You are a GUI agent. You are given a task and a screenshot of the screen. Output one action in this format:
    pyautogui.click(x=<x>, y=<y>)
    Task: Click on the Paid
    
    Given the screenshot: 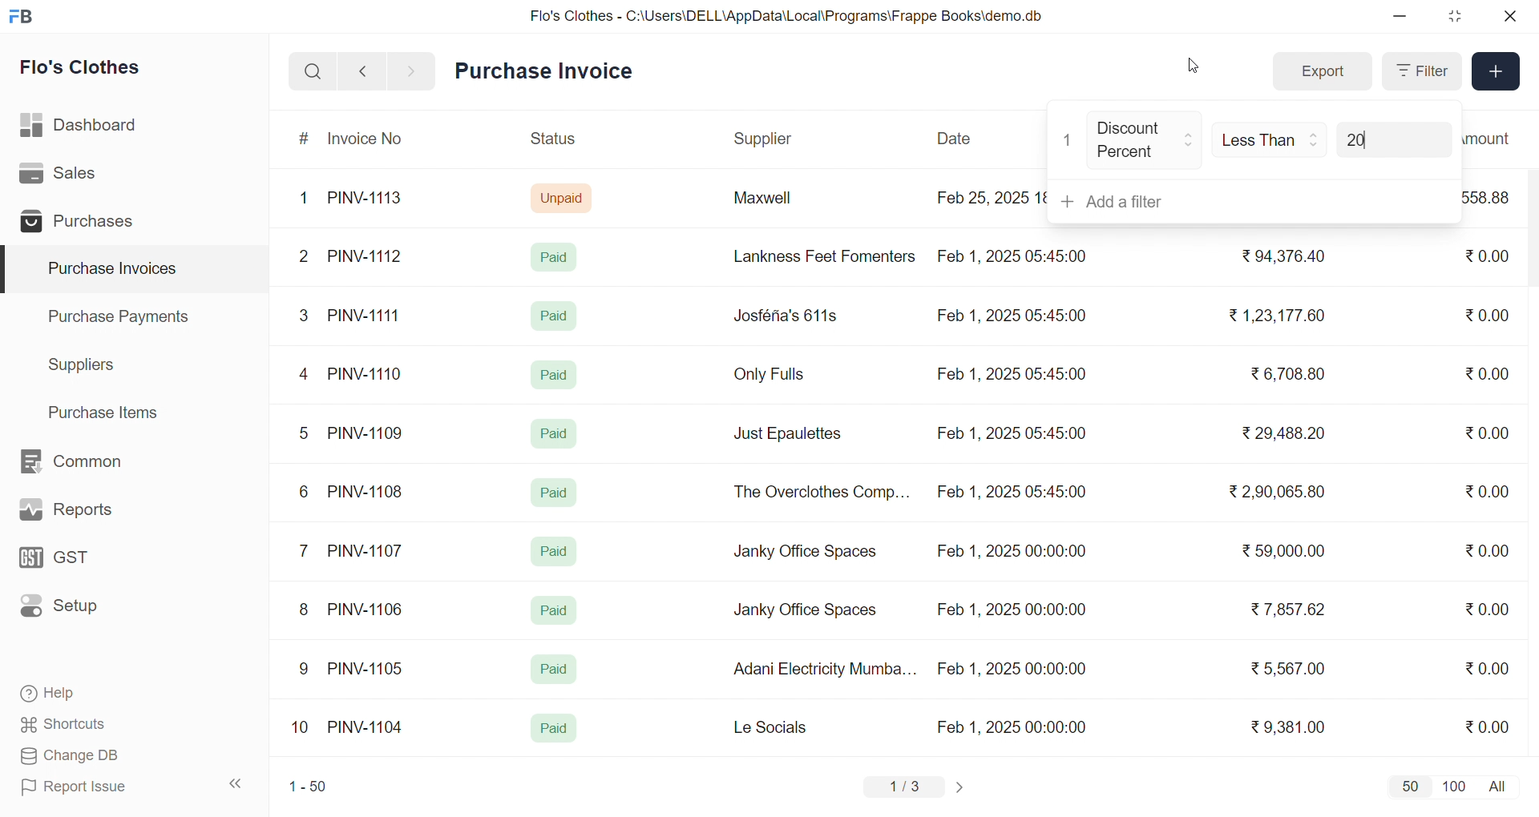 What is the action you would take?
    pyautogui.click(x=555, y=493)
    